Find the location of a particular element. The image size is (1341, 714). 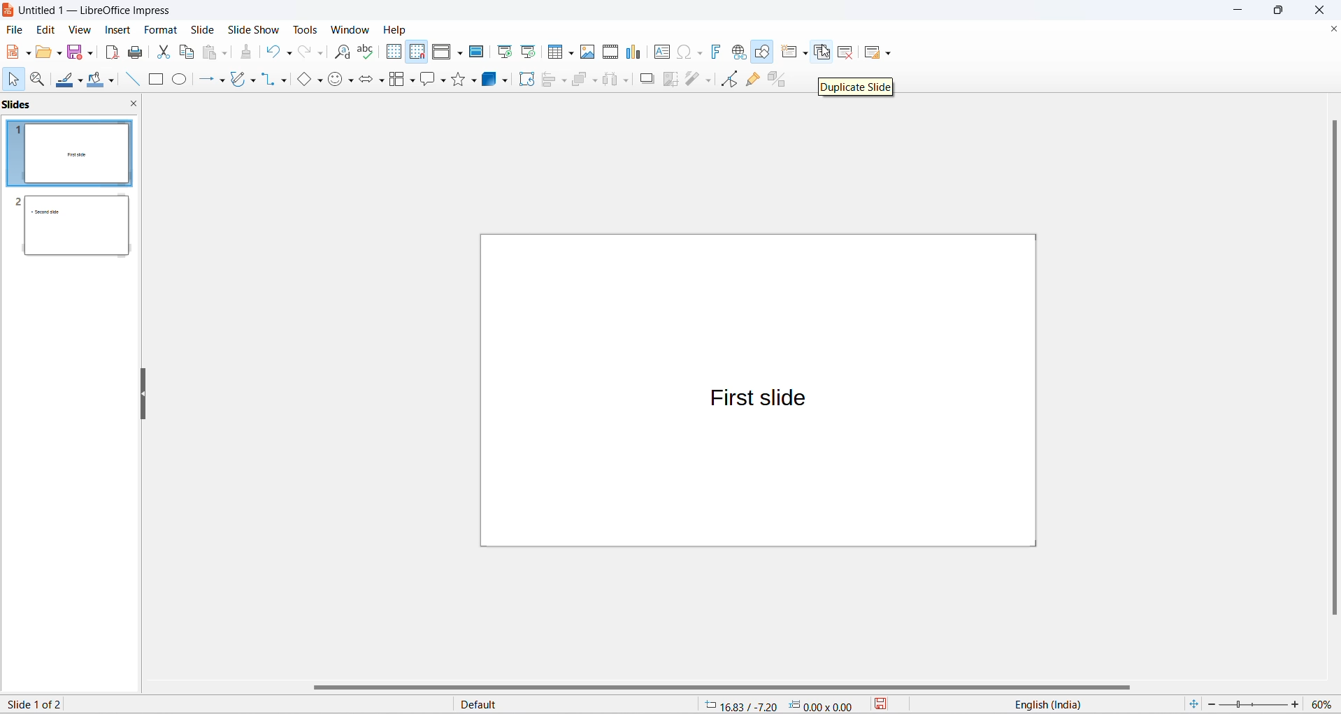

show gluepoint functions is located at coordinates (754, 79).